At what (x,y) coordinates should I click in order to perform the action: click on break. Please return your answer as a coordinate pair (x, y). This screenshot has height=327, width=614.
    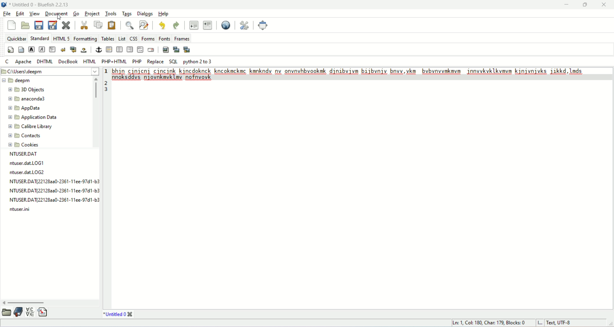
    Looking at the image, I should click on (63, 49).